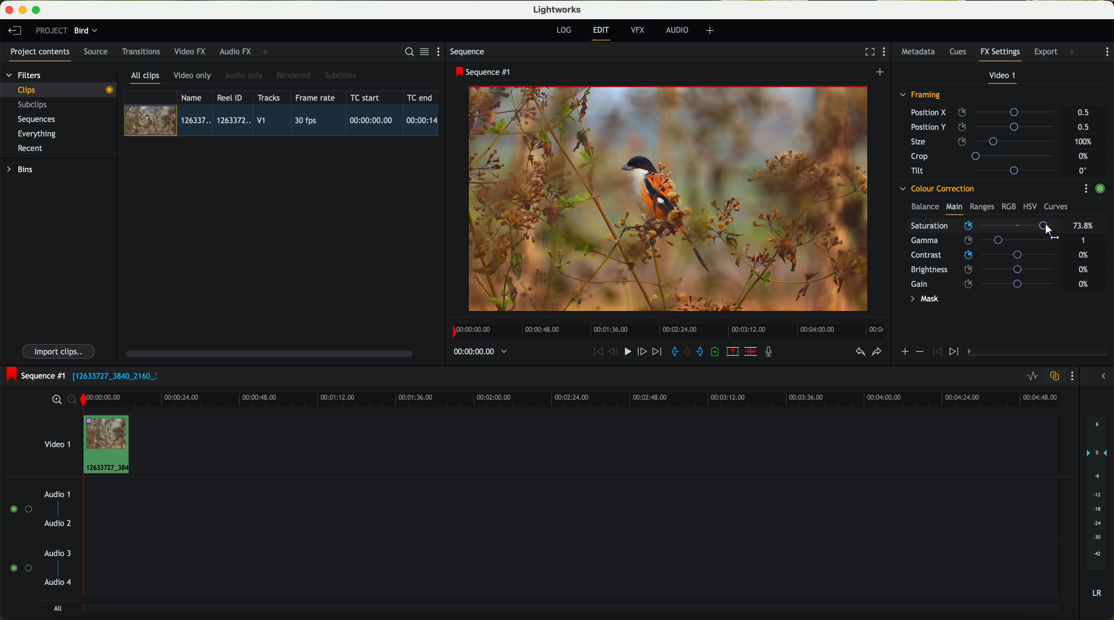 Image resolution: width=1114 pixels, height=620 pixels. What do you see at coordinates (195, 98) in the screenshot?
I see `name` at bounding box center [195, 98].